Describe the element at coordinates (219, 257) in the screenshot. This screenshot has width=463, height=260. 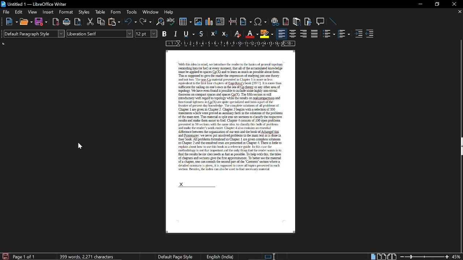
I see `current language: english` at that location.